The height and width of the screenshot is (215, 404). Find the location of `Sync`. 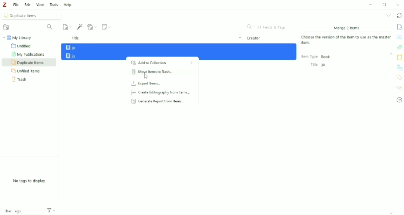

Sync is located at coordinates (400, 16).